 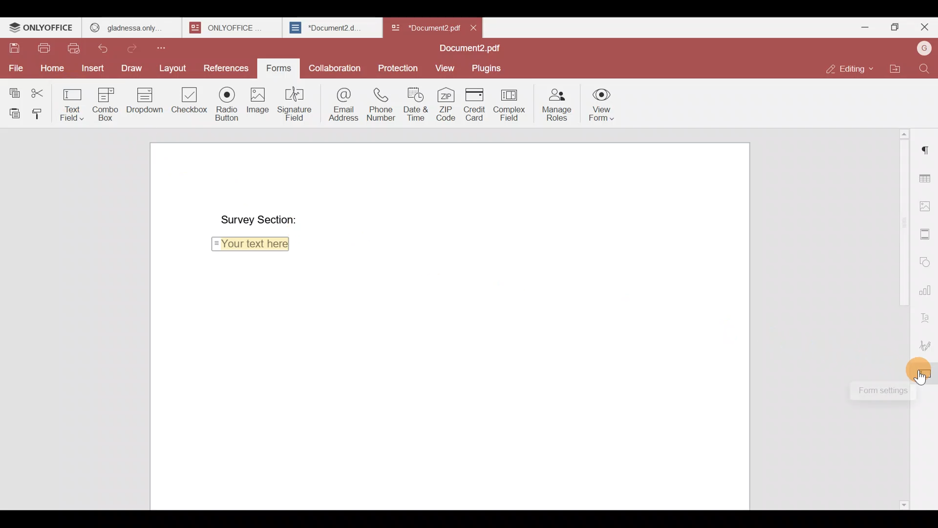 What do you see at coordinates (225, 66) in the screenshot?
I see `References` at bounding box center [225, 66].